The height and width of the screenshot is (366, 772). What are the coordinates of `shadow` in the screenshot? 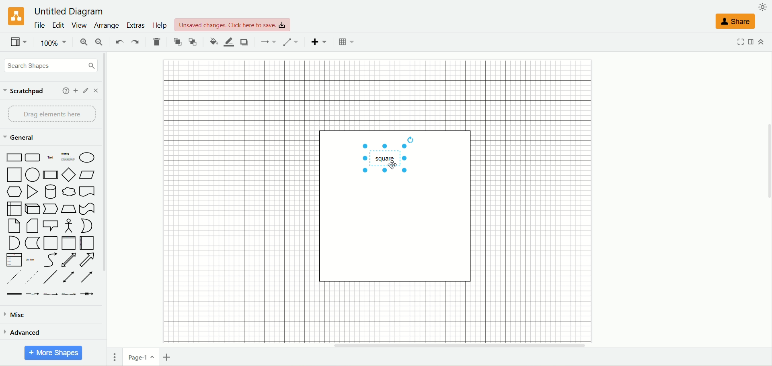 It's located at (244, 42).